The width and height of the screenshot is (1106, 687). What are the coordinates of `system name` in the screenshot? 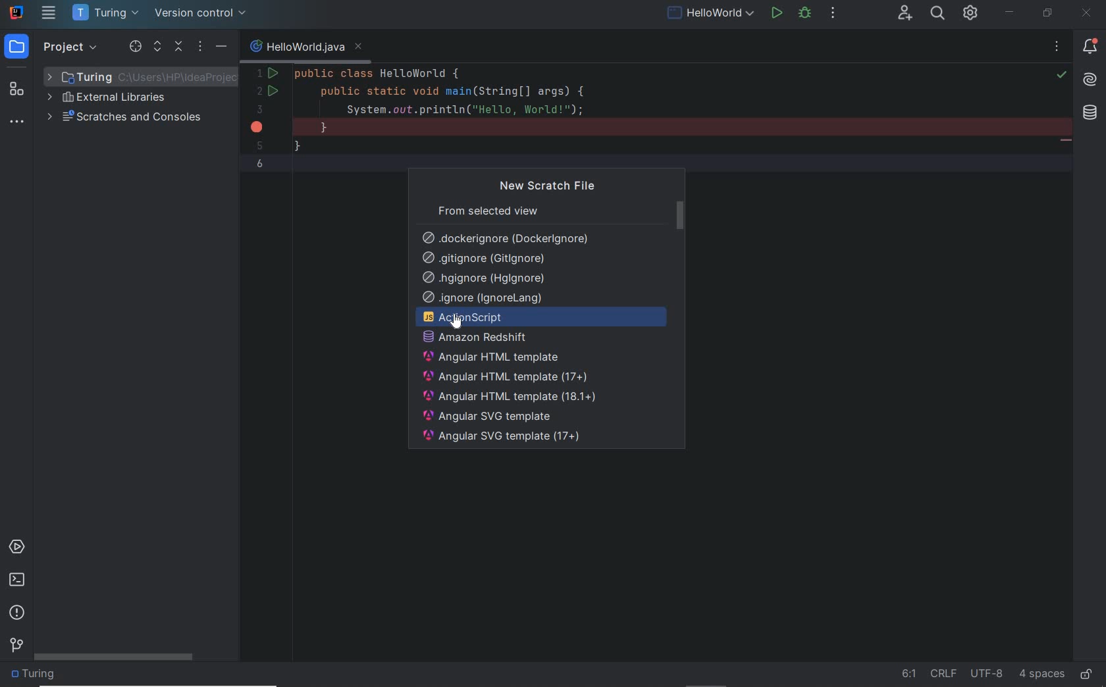 It's located at (16, 13).